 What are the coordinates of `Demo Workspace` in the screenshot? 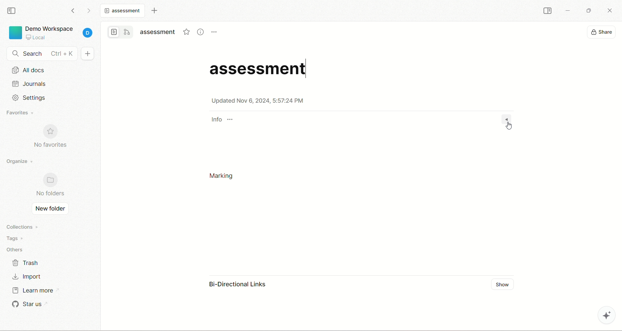 It's located at (51, 32).